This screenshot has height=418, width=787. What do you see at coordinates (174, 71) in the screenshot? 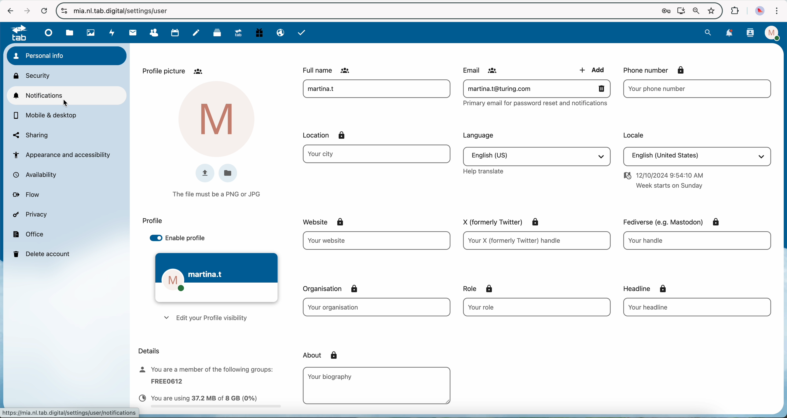
I see `profile picture` at bounding box center [174, 71].